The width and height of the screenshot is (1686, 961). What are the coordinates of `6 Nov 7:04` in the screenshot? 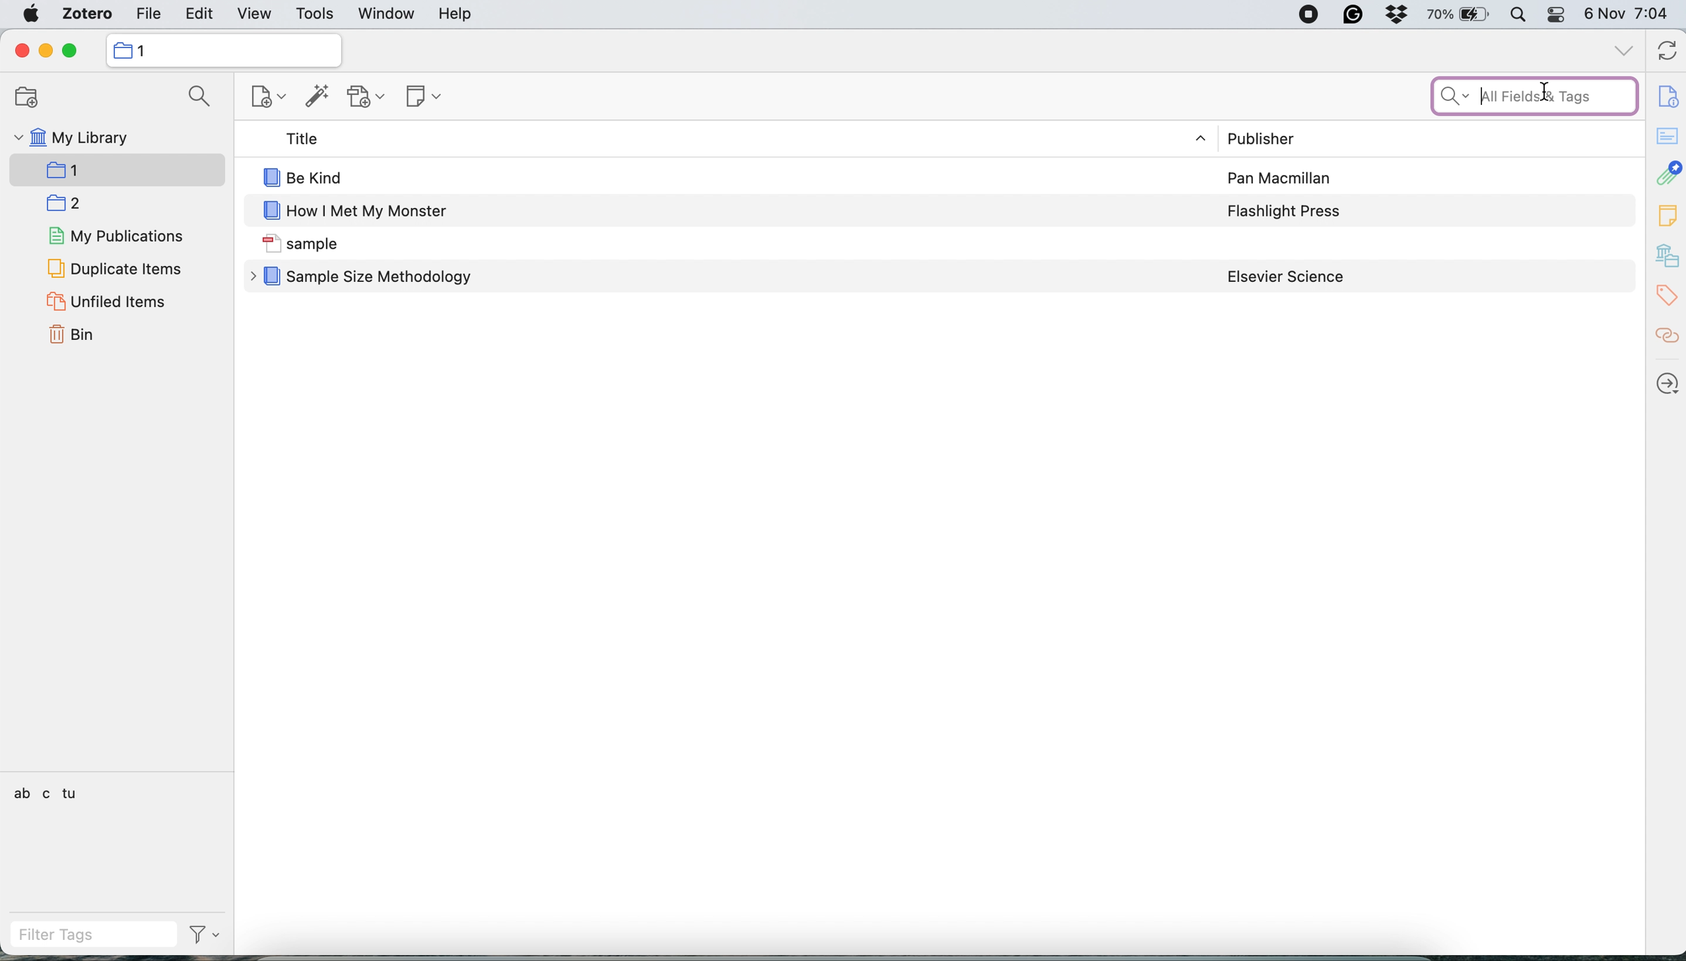 It's located at (1629, 14).